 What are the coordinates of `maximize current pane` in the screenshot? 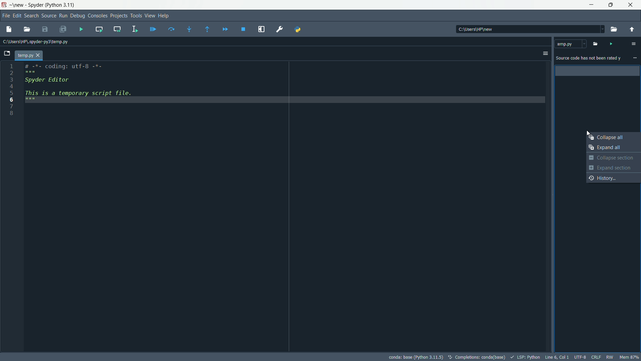 It's located at (262, 29).